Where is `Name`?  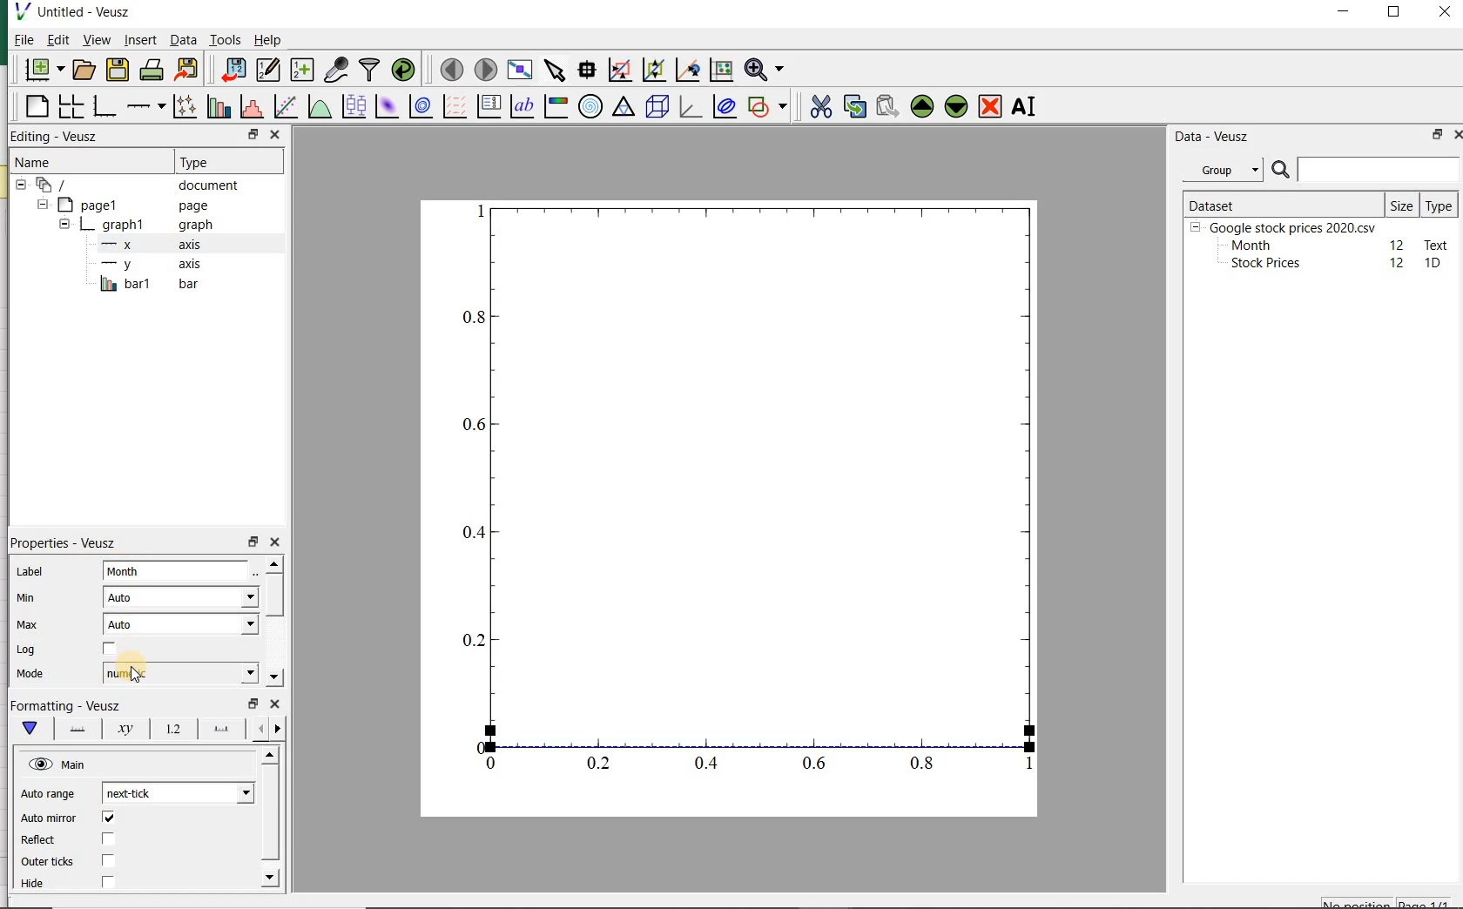
Name is located at coordinates (44, 162).